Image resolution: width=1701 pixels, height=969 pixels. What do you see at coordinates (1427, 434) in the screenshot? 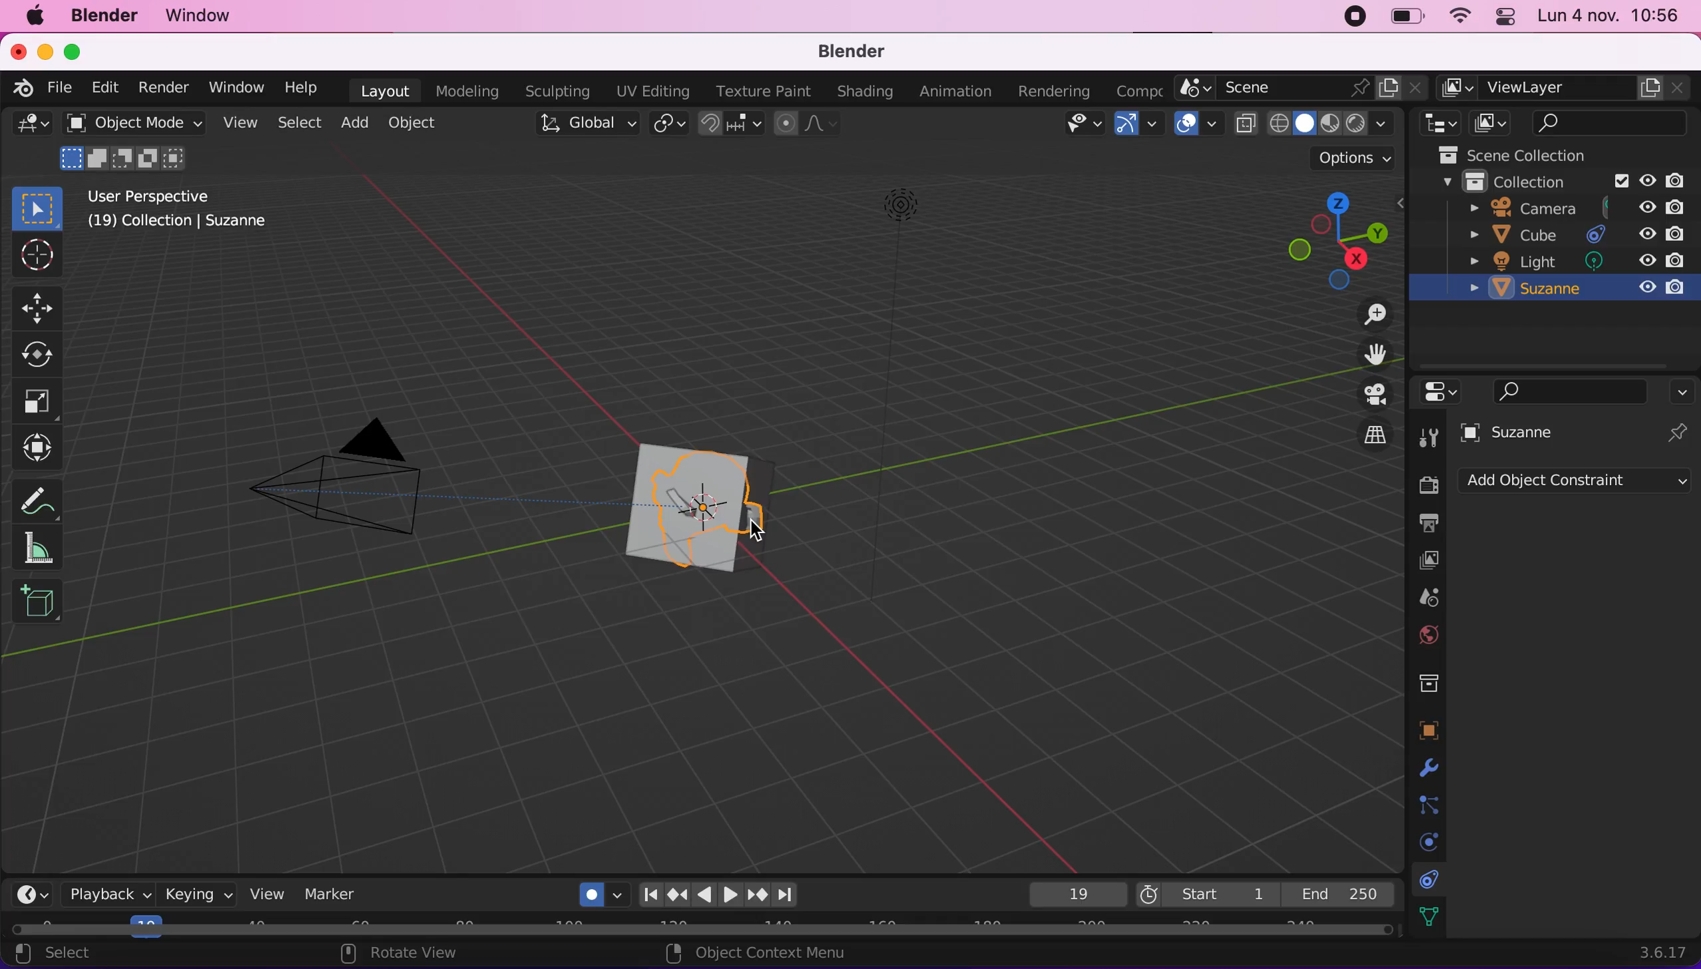
I see `tool` at bounding box center [1427, 434].